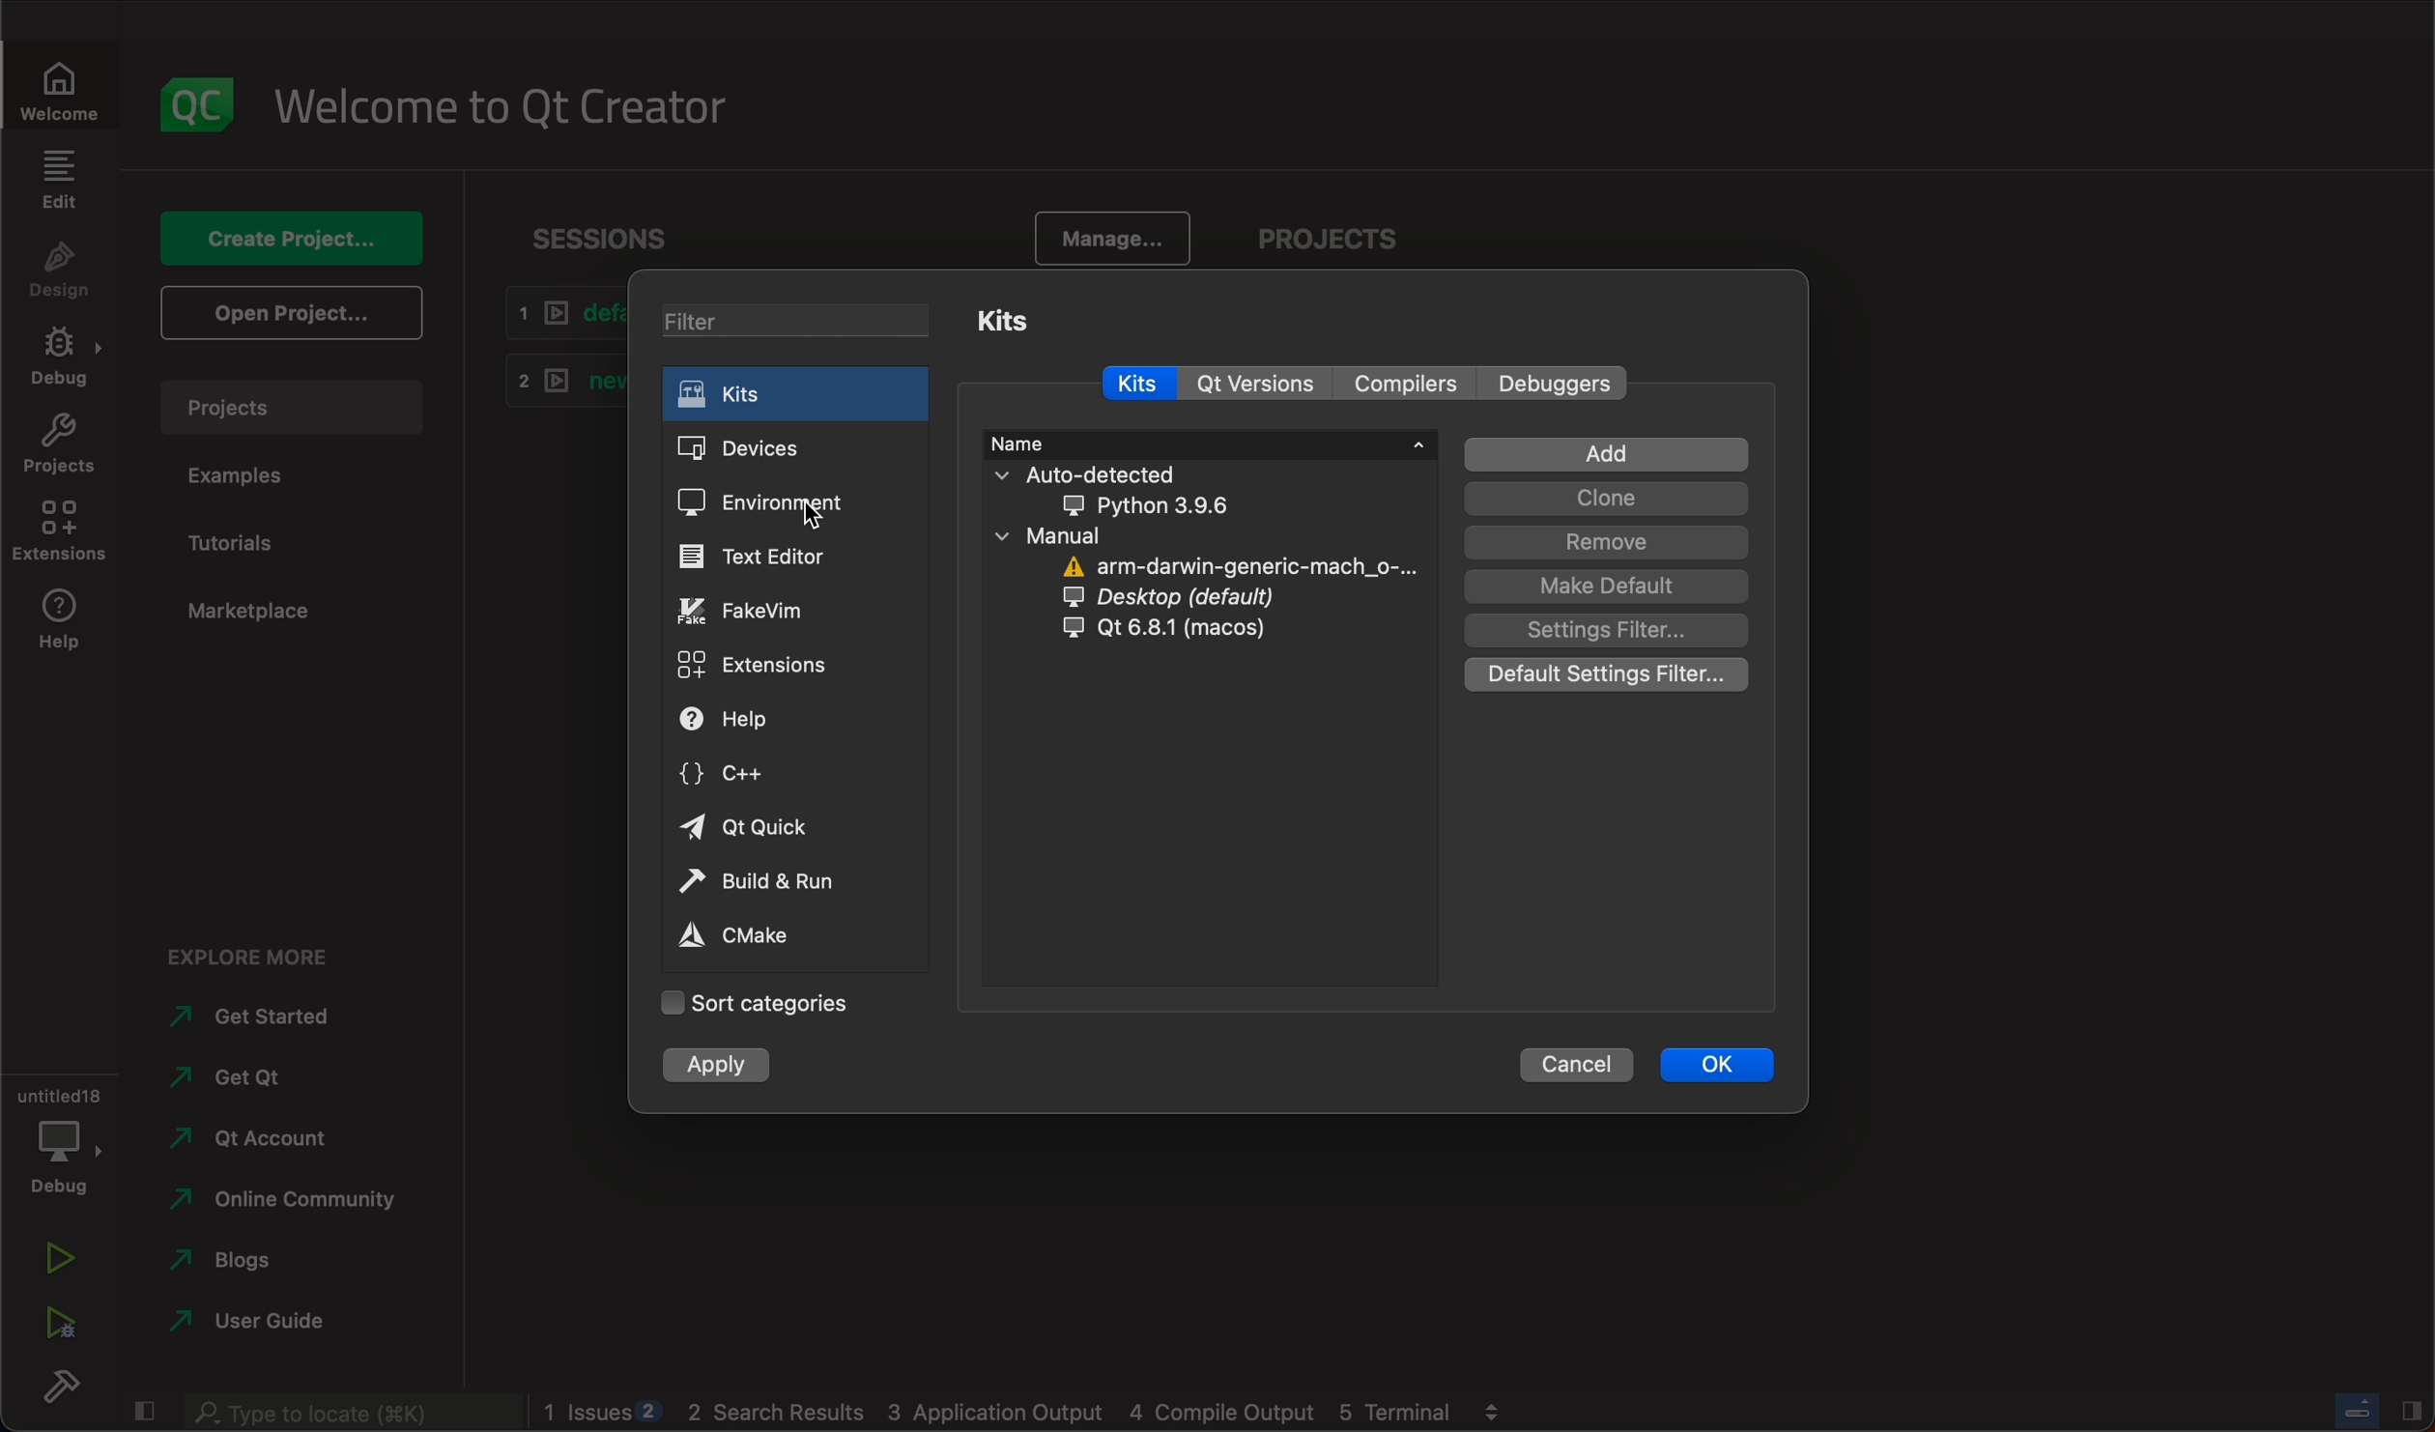 This screenshot has height=1432, width=2435. I want to click on cmake, so click(761, 937).